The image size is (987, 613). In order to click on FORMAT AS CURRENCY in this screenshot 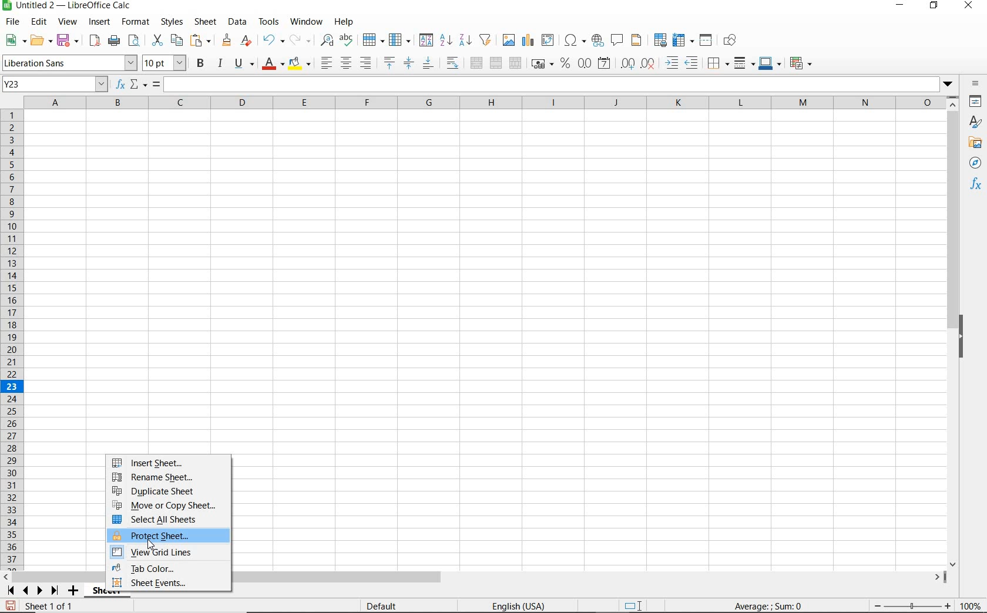, I will do `click(541, 65)`.